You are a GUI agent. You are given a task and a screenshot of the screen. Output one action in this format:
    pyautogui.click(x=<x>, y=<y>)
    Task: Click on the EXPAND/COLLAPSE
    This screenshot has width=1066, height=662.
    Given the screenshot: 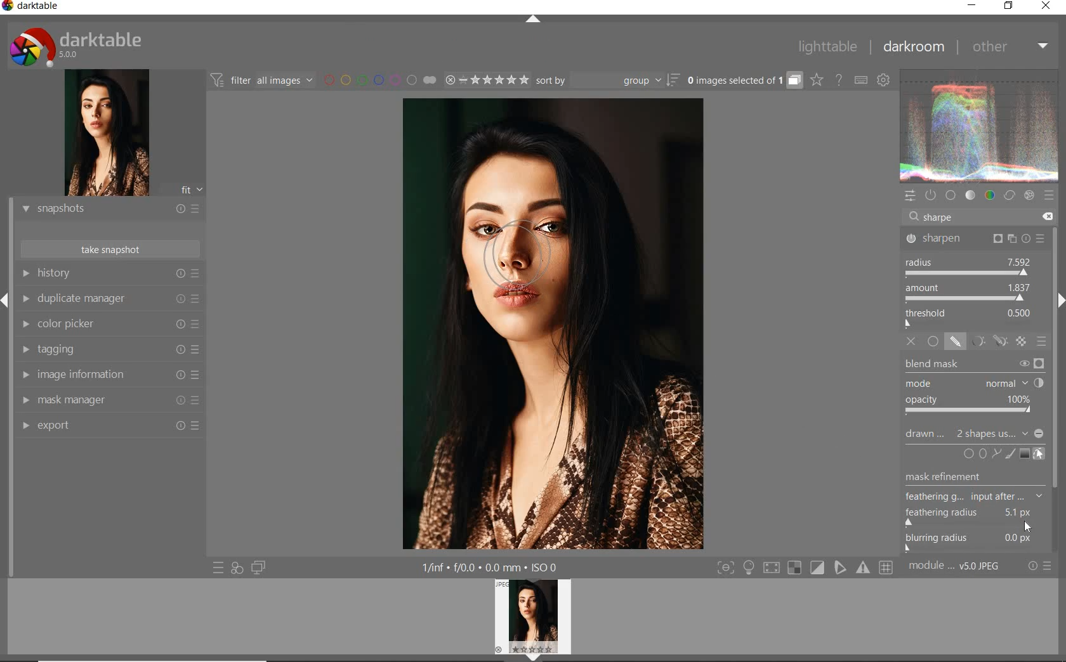 What is the action you would take?
    pyautogui.click(x=531, y=20)
    